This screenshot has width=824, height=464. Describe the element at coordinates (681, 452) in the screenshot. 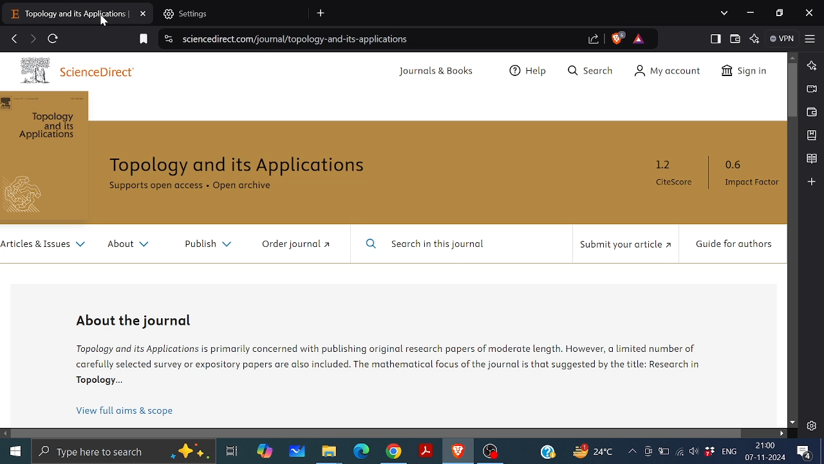

I see `Internet access` at that location.